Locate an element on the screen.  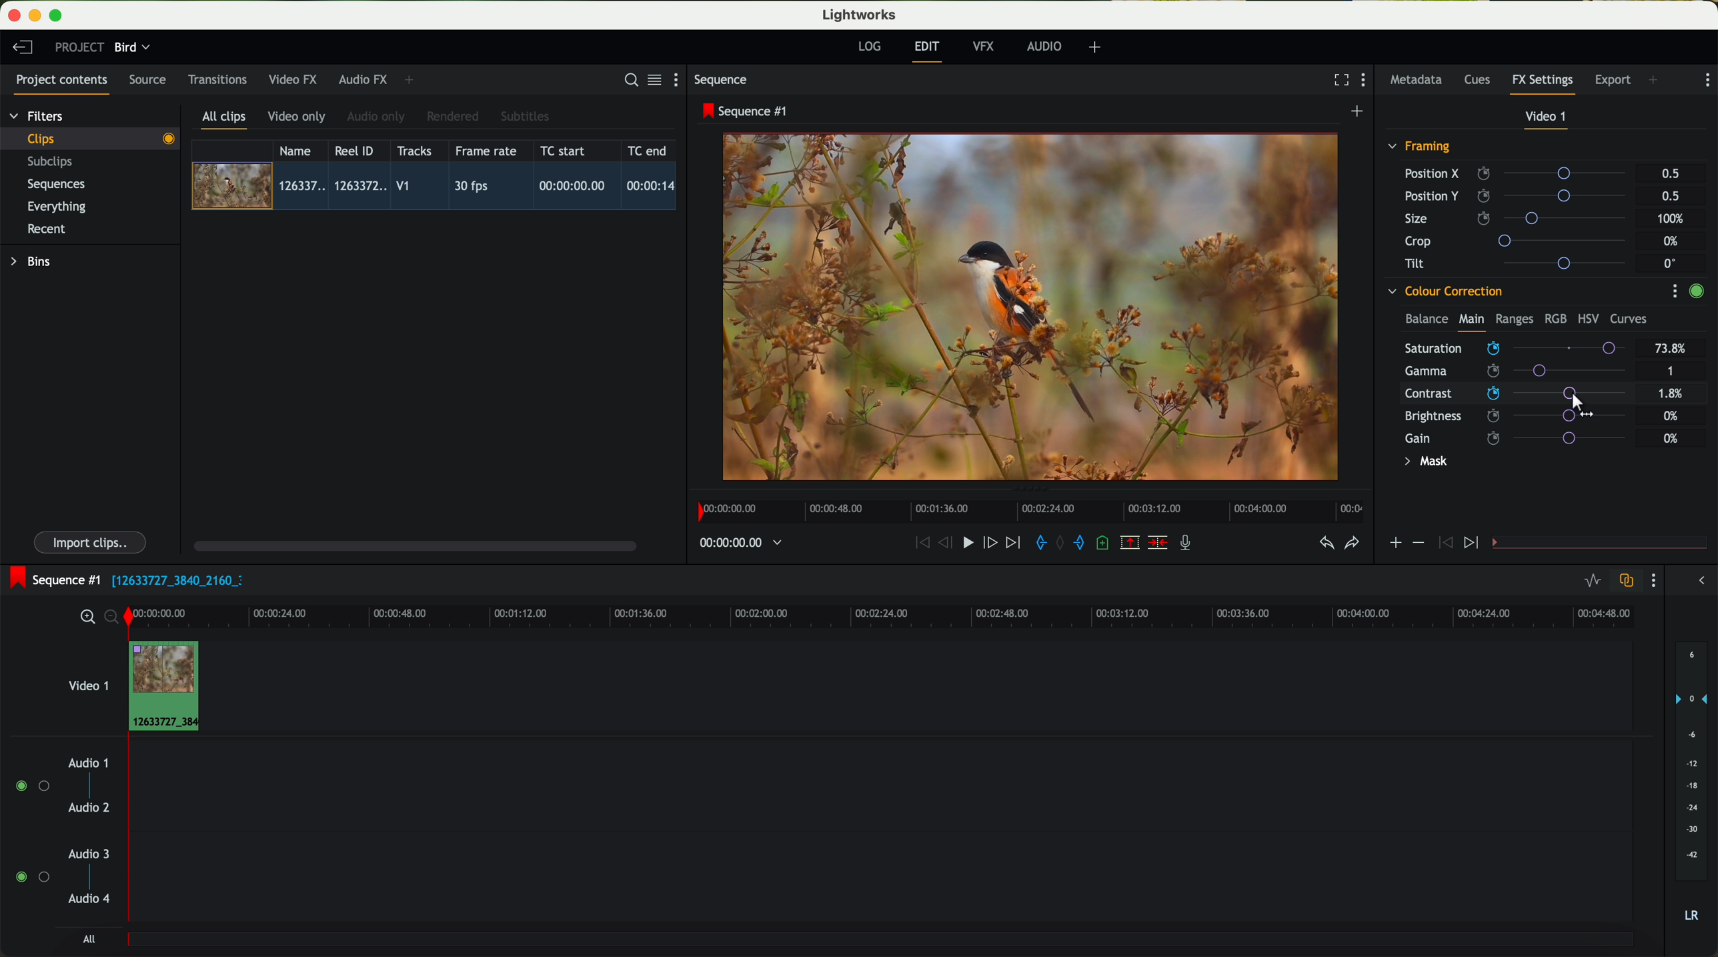
record a voice-over is located at coordinates (1190, 544).